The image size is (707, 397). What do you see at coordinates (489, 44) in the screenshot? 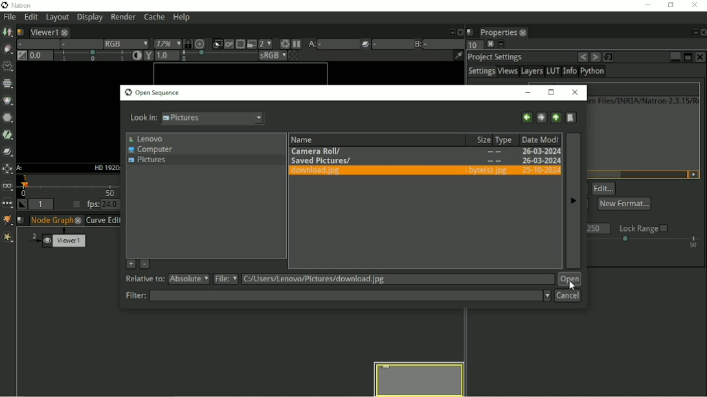
I see `close pane` at bounding box center [489, 44].